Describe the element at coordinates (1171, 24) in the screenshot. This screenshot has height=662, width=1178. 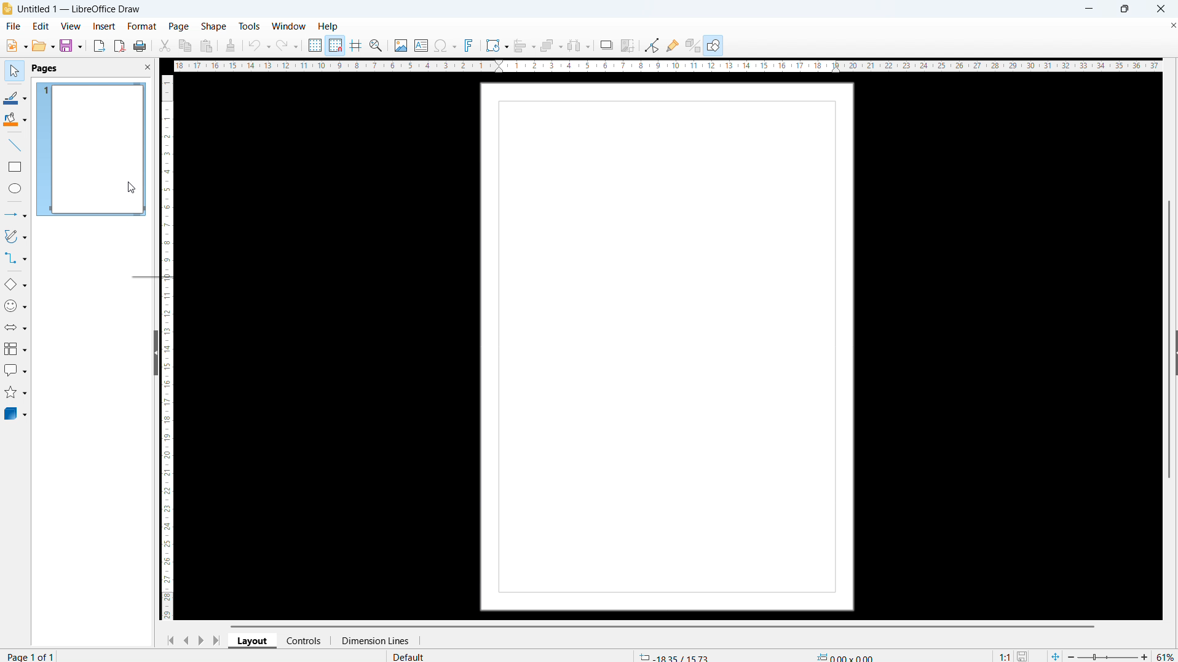
I see `Close document ` at that location.